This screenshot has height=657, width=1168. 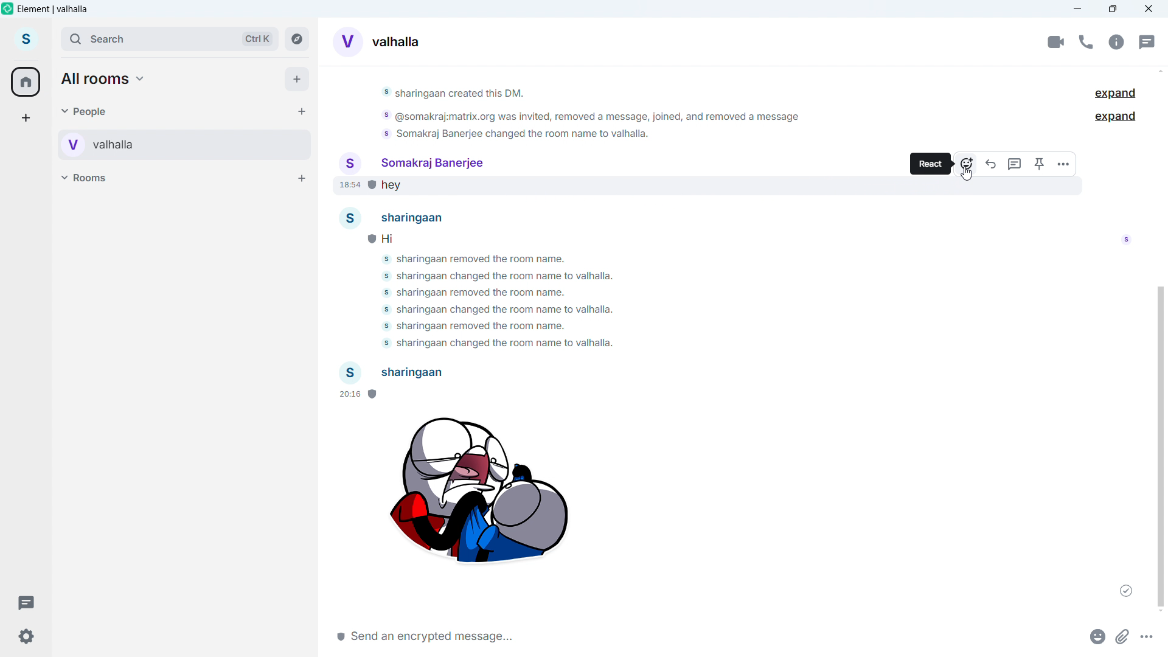 I want to click on read by somakraj, so click(x=1126, y=243).